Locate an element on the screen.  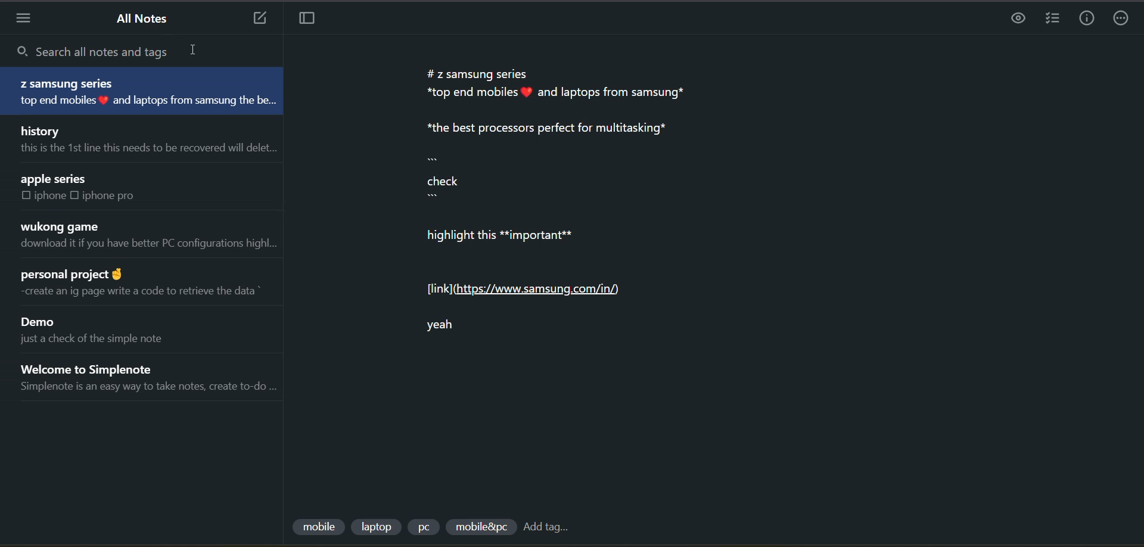
Demo is located at coordinates (40, 322).